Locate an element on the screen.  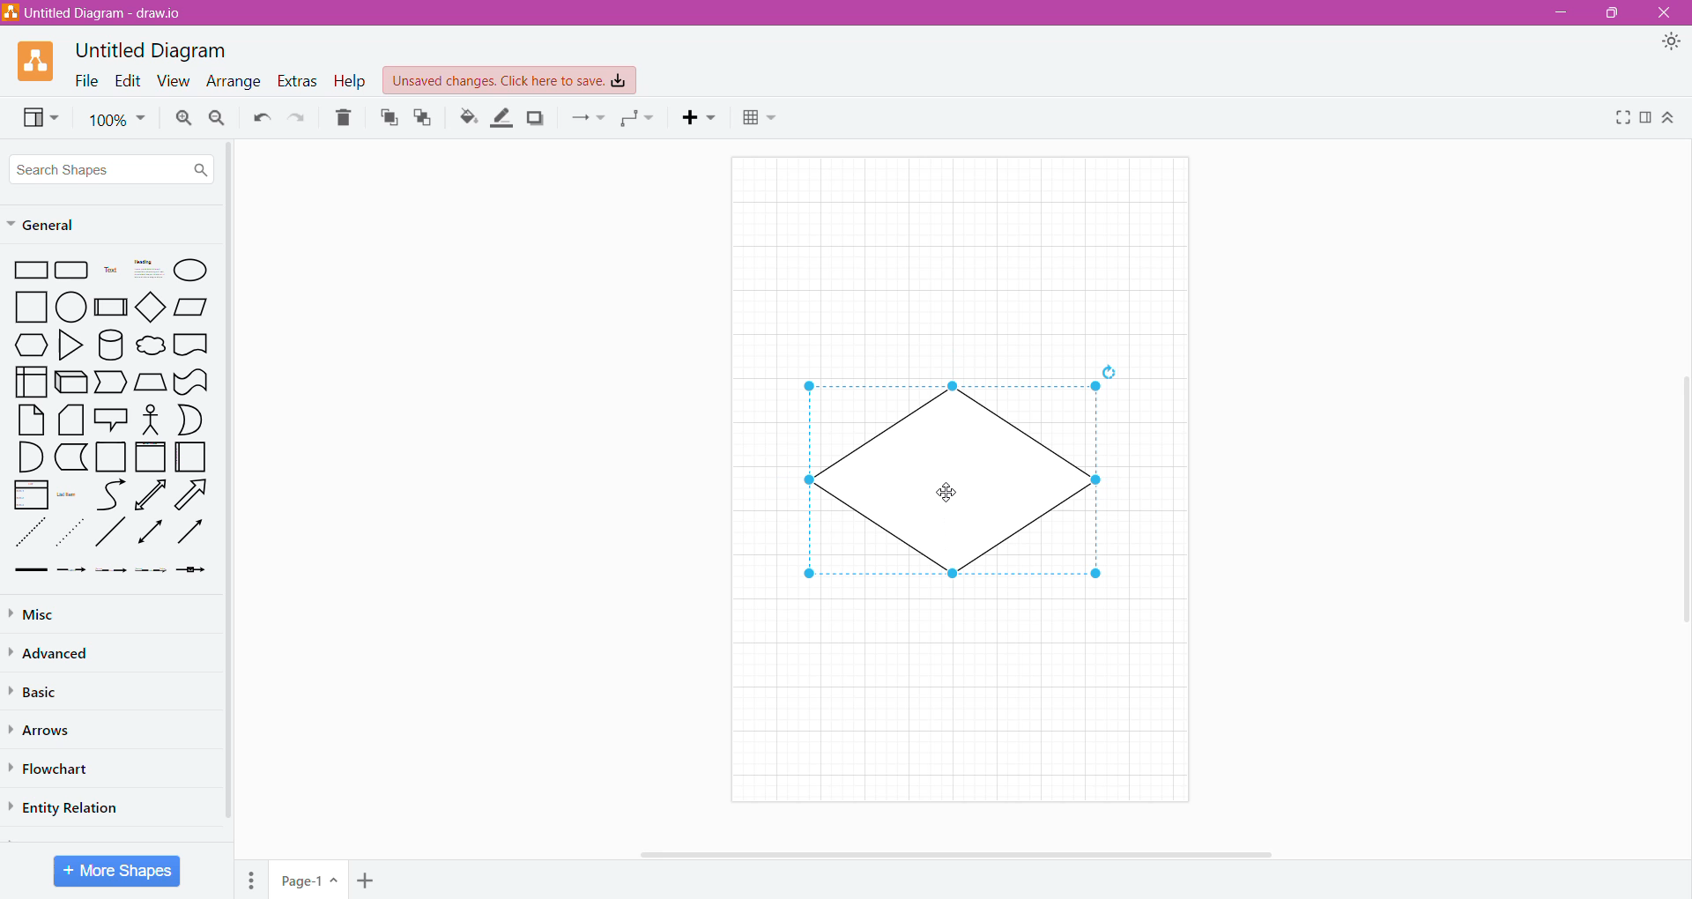
Close is located at coordinates (1666, 13).